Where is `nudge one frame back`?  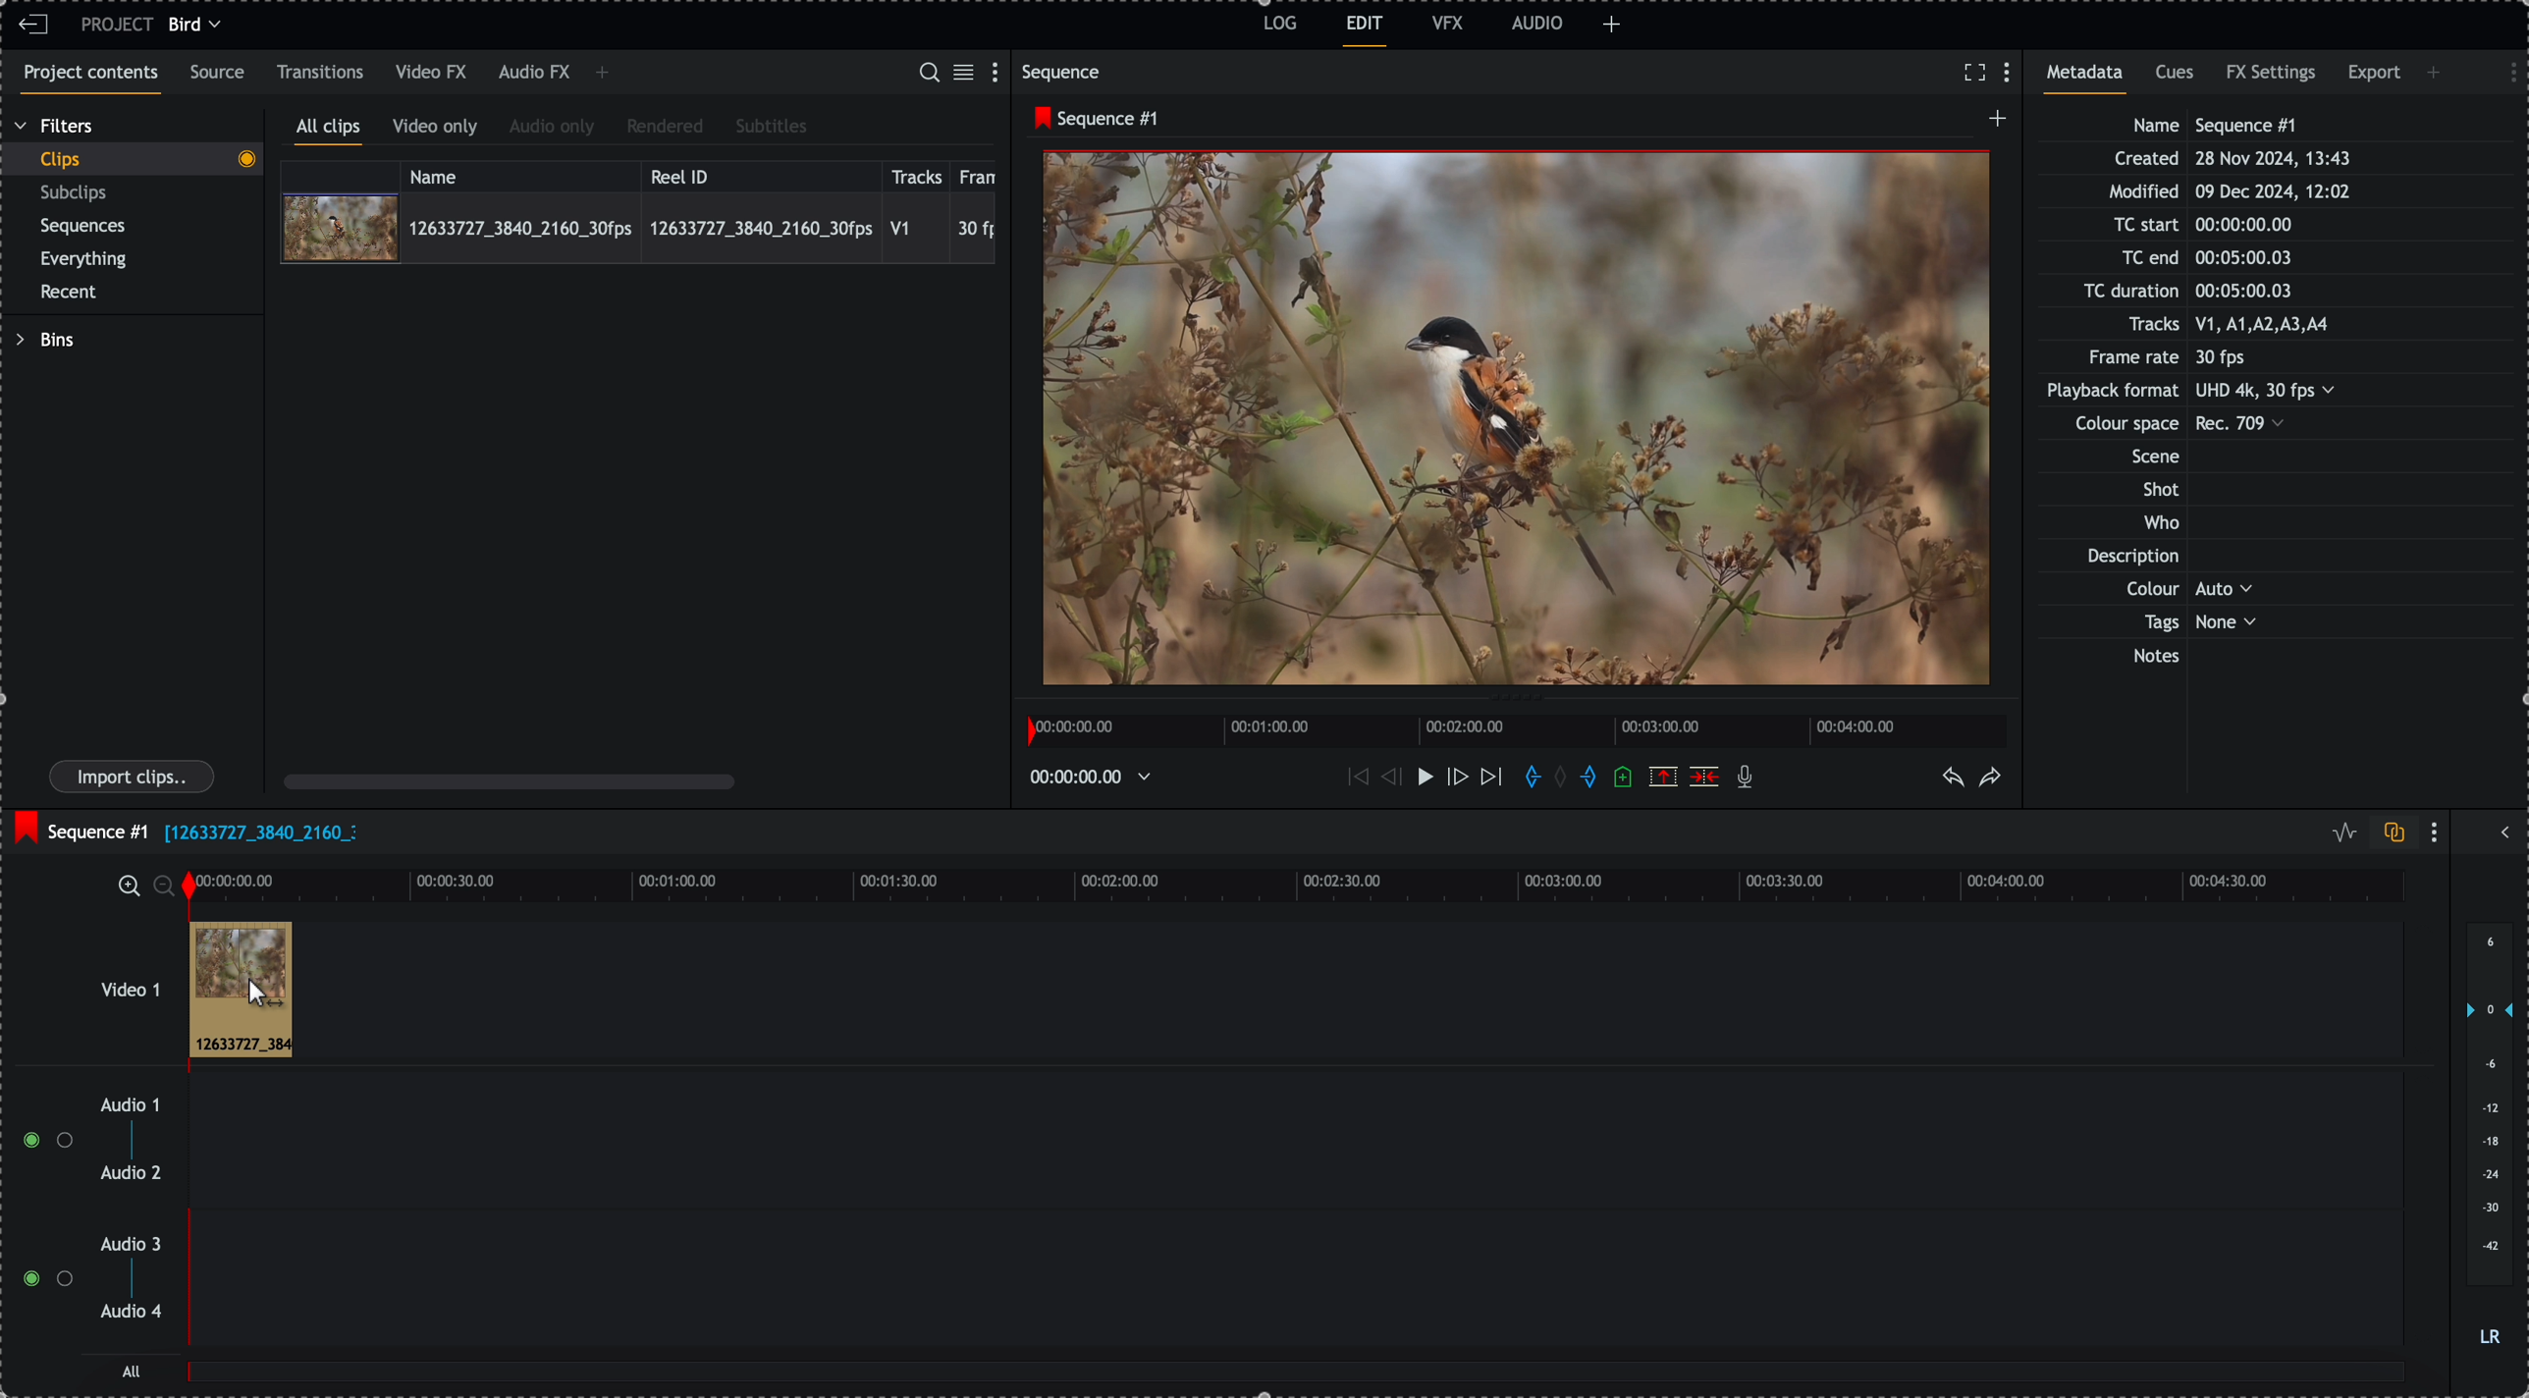
nudge one frame back is located at coordinates (1386, 776).